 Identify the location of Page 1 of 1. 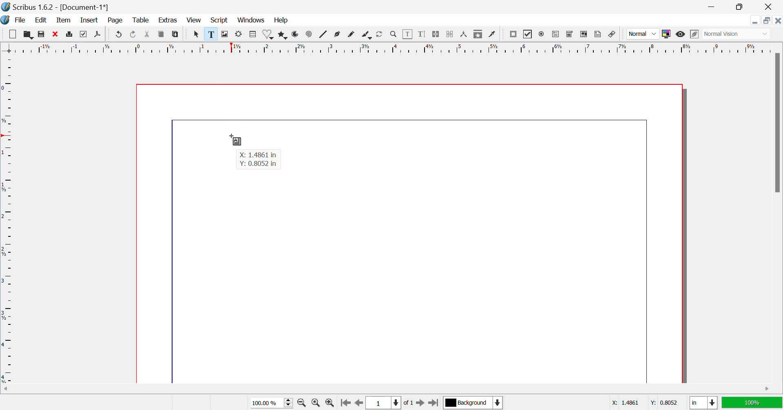
(389, 402).